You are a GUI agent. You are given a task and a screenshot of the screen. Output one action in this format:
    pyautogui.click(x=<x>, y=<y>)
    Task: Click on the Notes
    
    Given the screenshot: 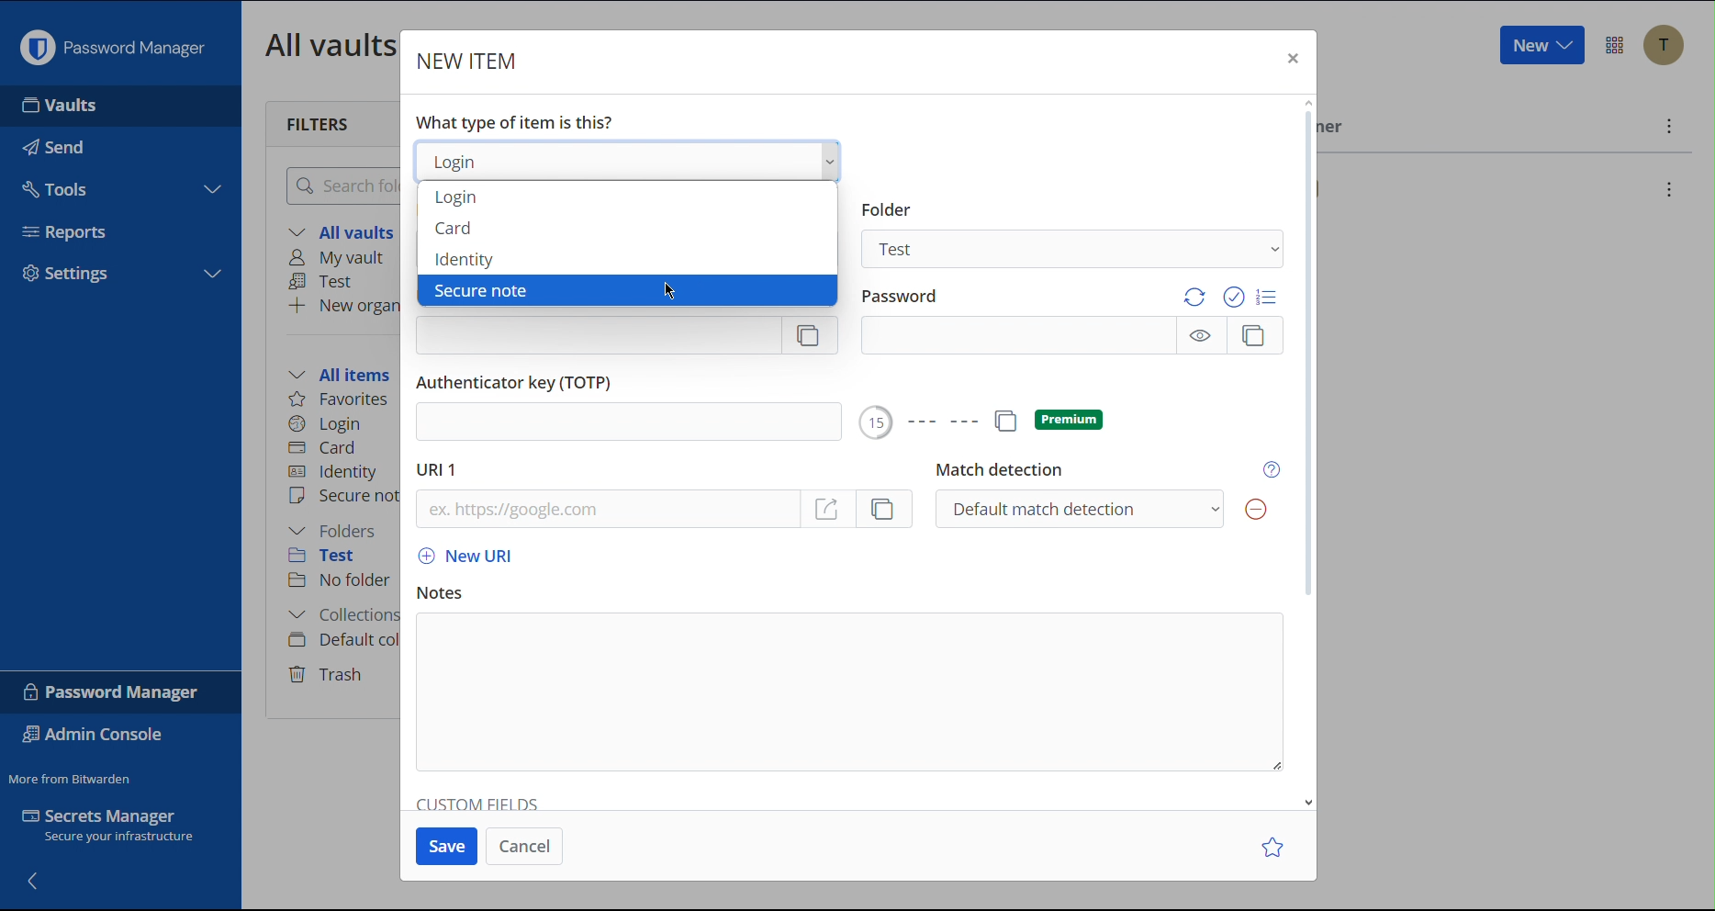 What is the action you would take?
    pyautogui.click(x=849, y=692)
    